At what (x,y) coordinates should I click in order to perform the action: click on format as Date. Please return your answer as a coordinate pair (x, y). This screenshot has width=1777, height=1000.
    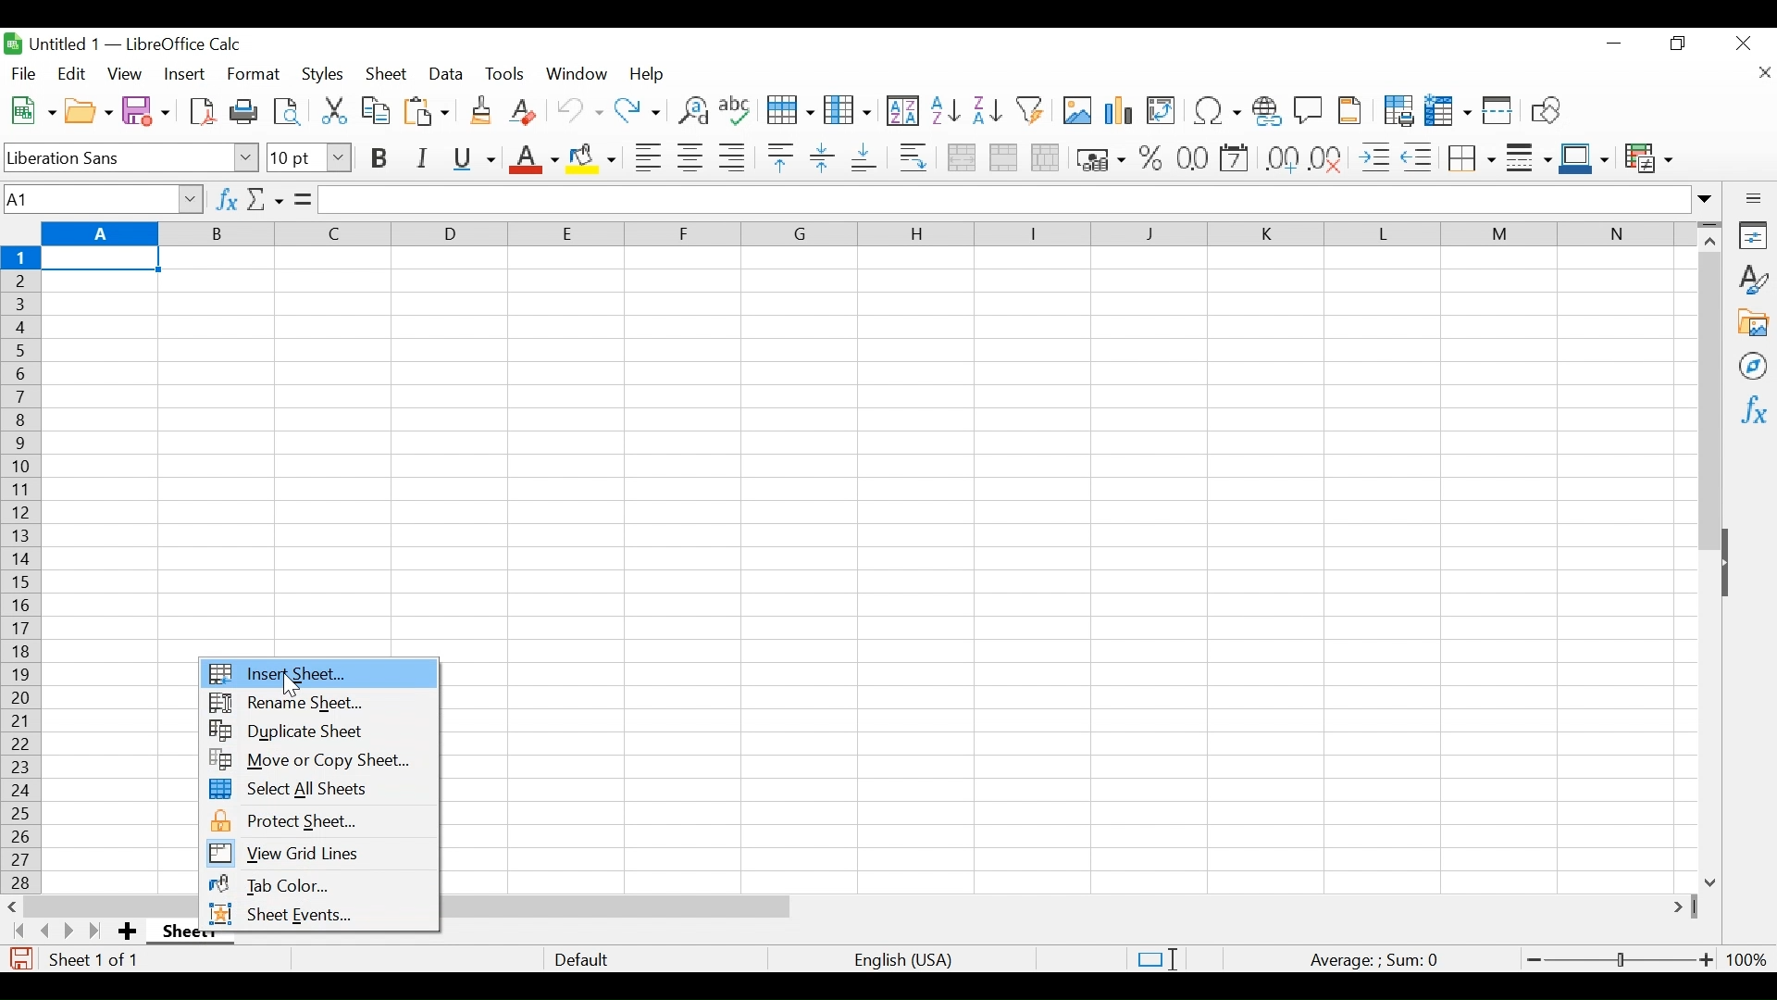
    Looking at the image, I should click on (1236, 160).